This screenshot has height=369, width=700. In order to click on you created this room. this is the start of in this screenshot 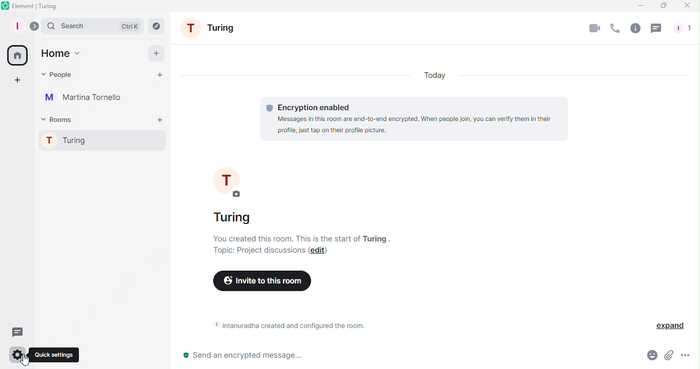, I will do `click(282, 237)`.